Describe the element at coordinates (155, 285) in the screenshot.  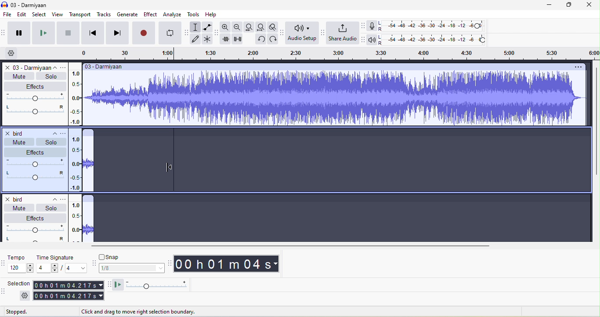
I see `play at speed` at that location.